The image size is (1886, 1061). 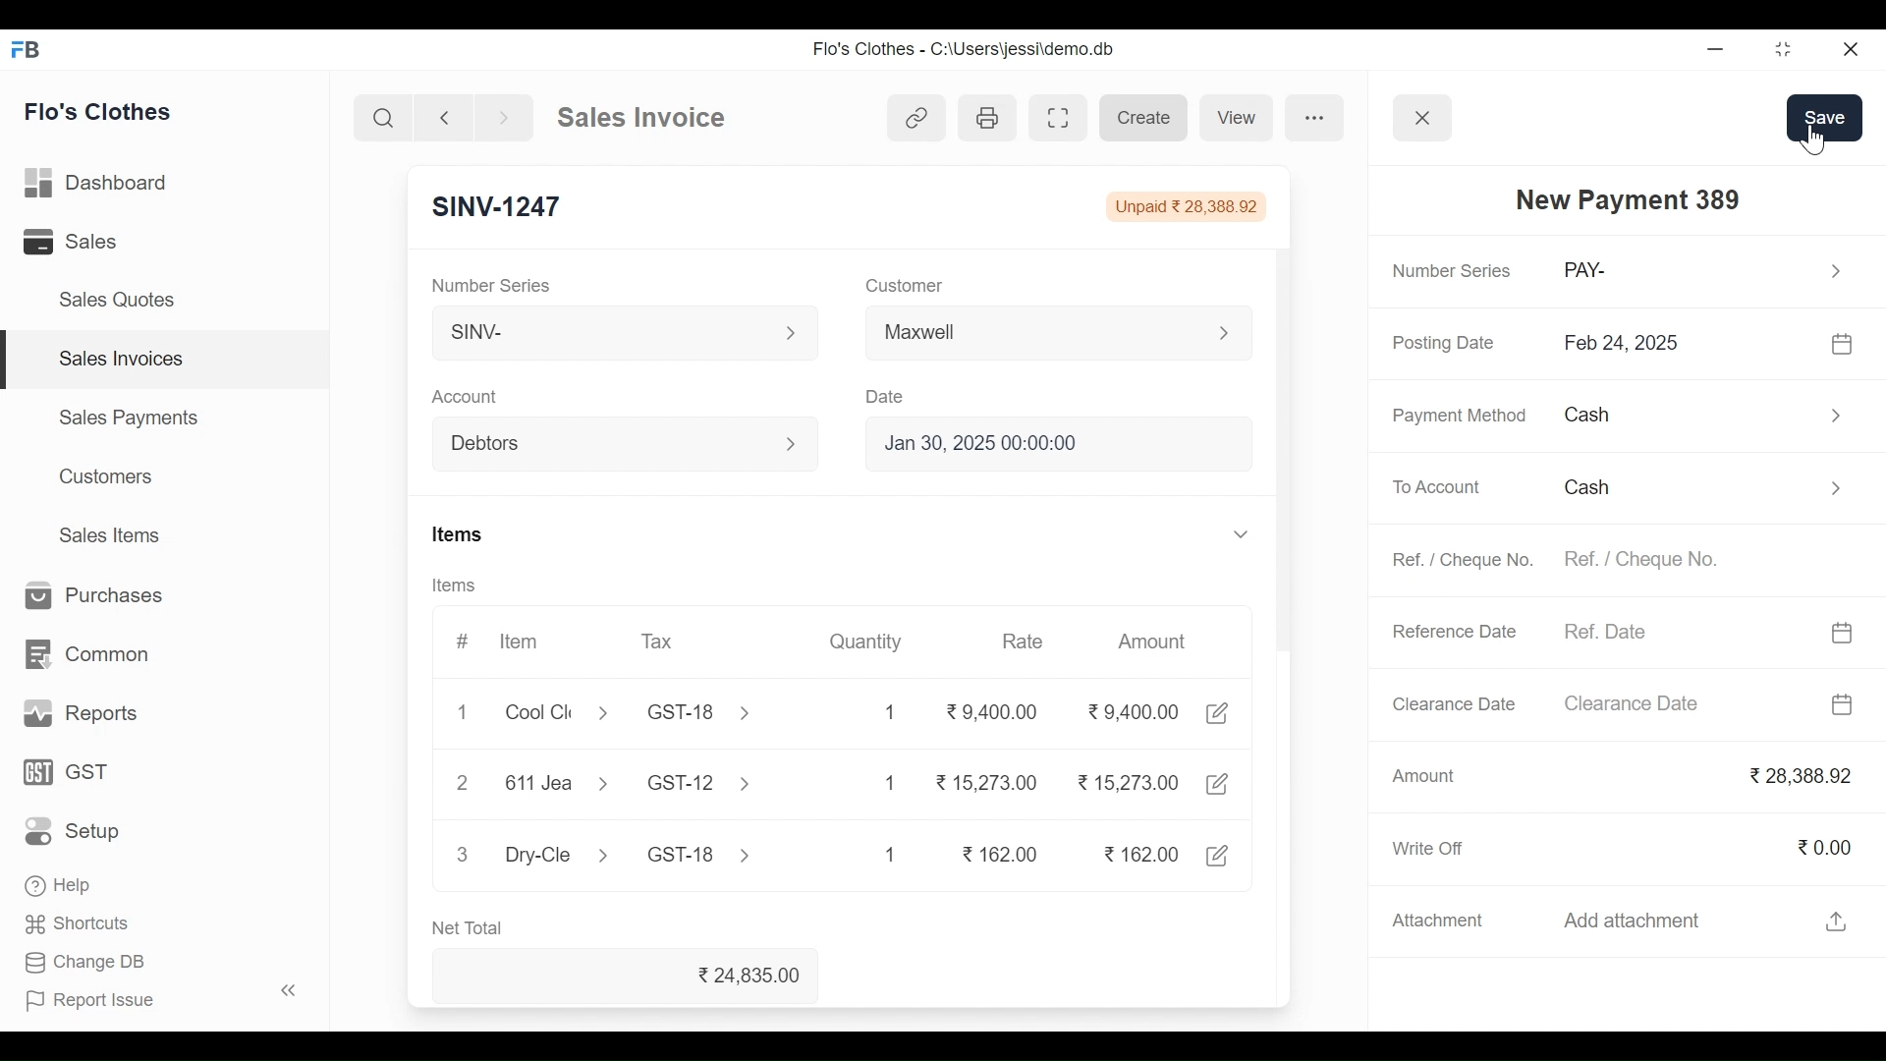 I want to click on 9,400.00, so click(x=994, y=711).